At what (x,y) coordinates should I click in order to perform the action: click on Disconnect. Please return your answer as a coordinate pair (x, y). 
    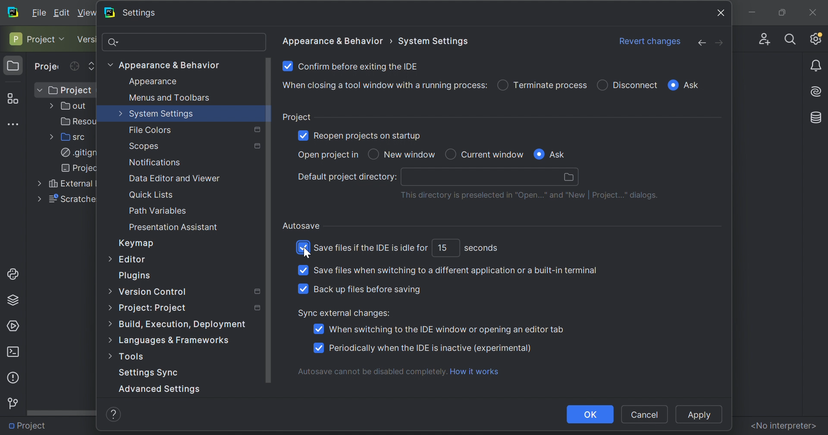
    Looking at the image, I should click on (637, 85).